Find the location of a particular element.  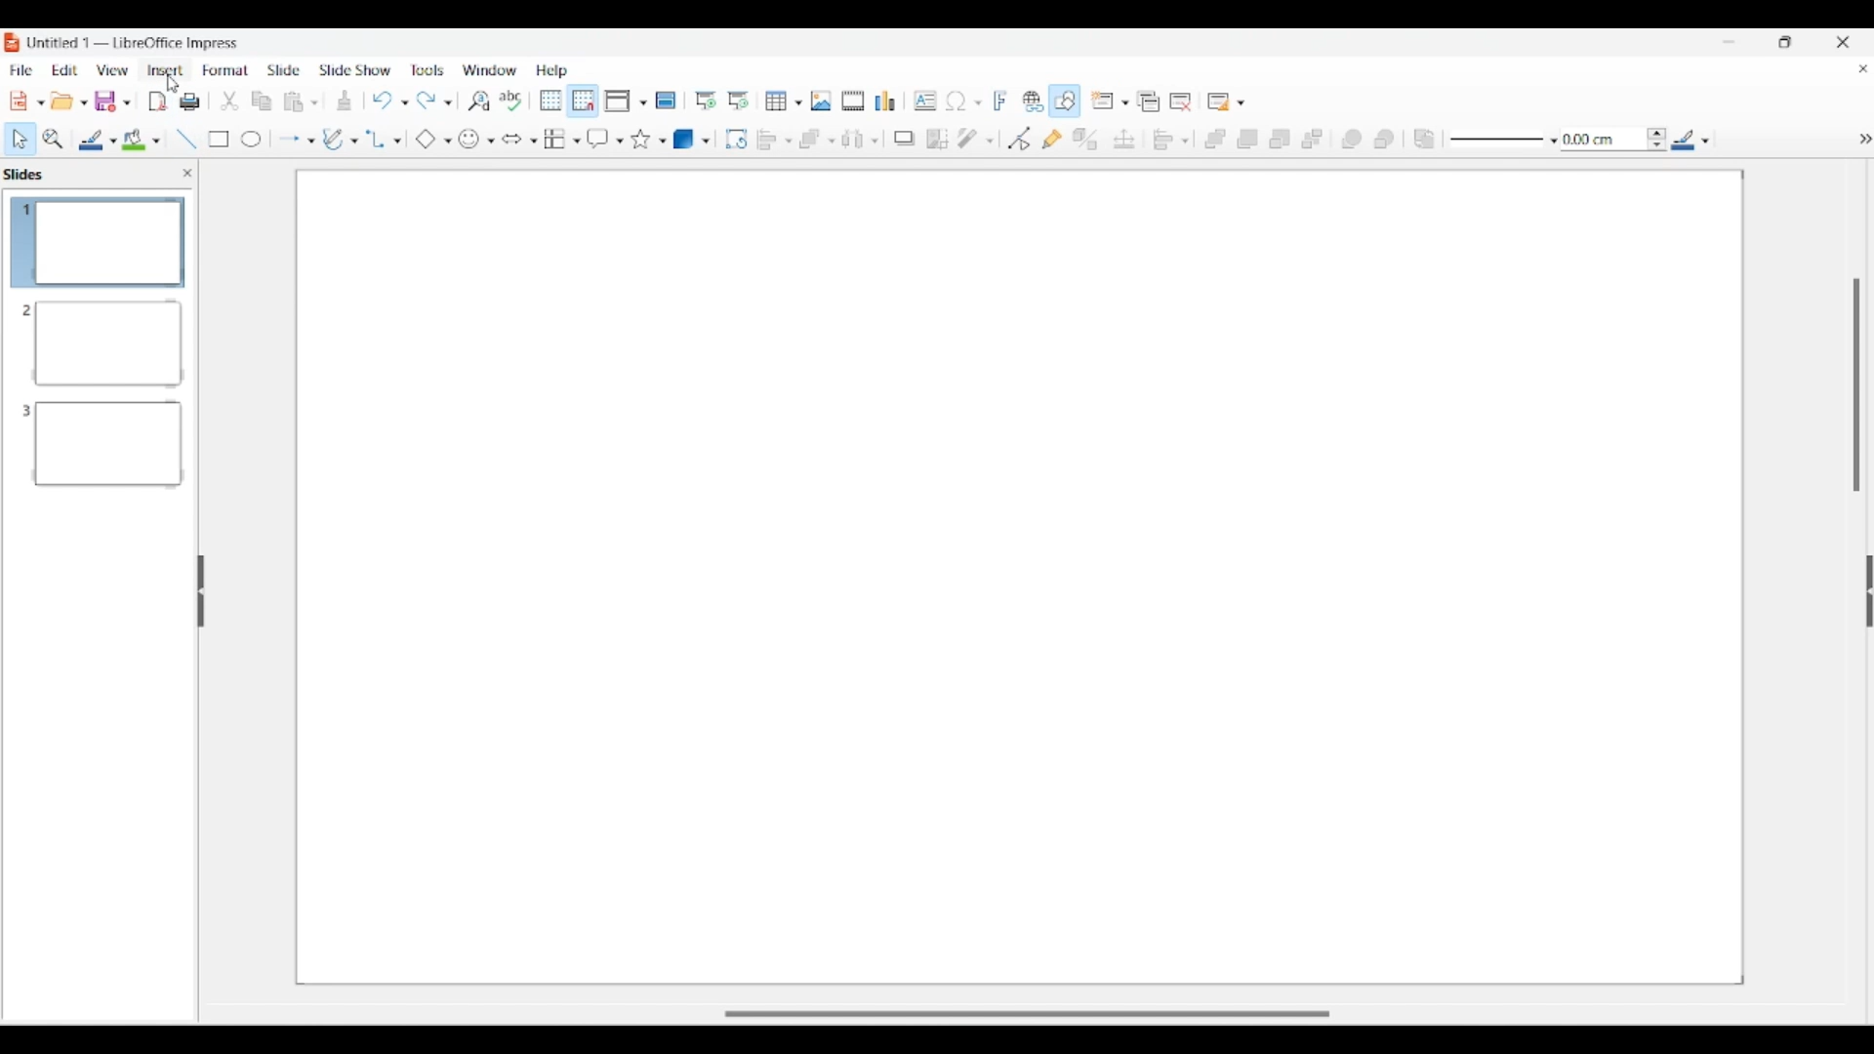

Slide 2 is located at coordinates (102, 342).